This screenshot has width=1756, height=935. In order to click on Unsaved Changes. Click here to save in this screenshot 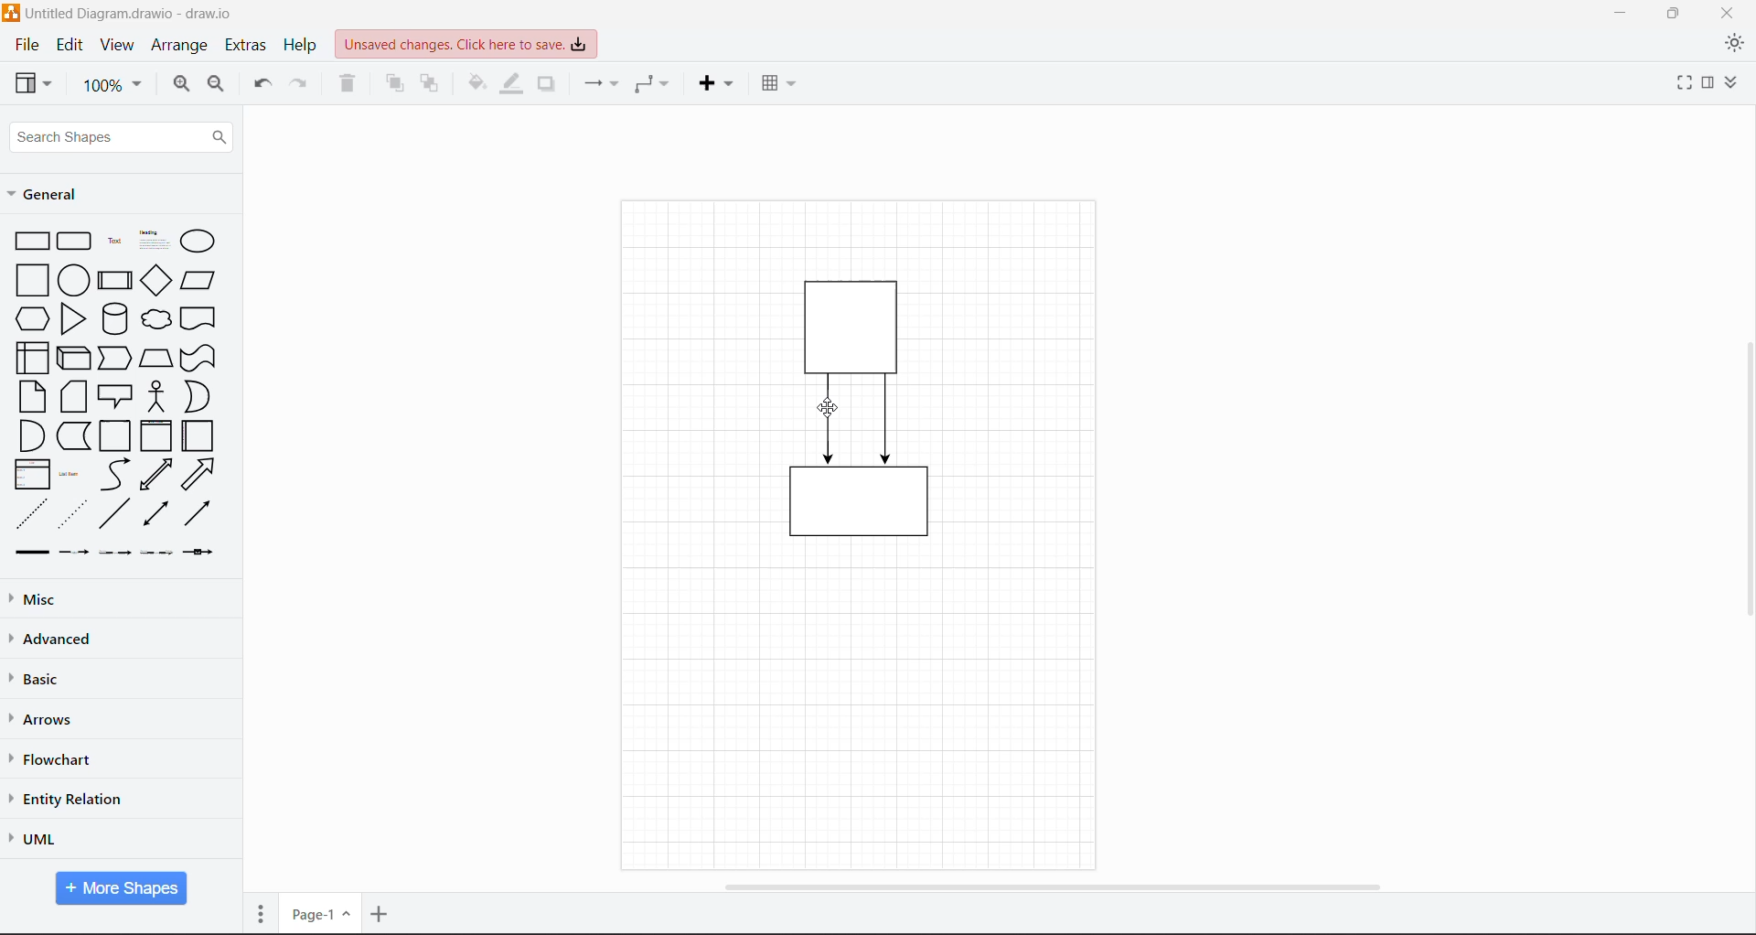, I will do `click(467, 44)`.